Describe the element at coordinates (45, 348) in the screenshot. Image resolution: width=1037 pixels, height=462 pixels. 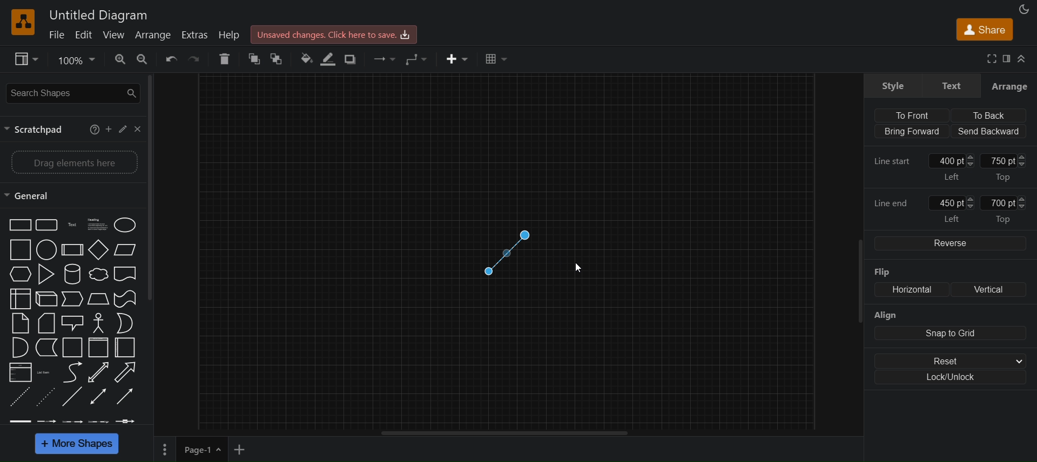
I see `Data storage` at that location.